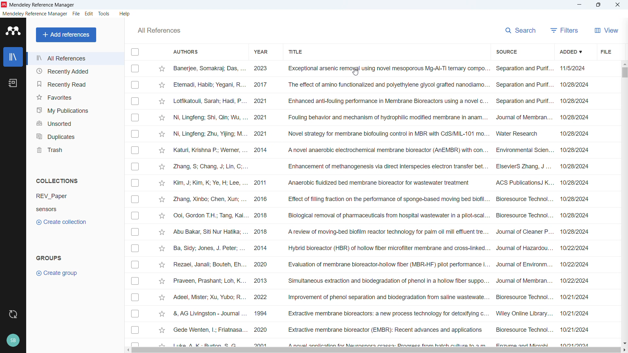  Describe the element at coordinates (265, 232) in the screenshot. I see `2018` at that location.